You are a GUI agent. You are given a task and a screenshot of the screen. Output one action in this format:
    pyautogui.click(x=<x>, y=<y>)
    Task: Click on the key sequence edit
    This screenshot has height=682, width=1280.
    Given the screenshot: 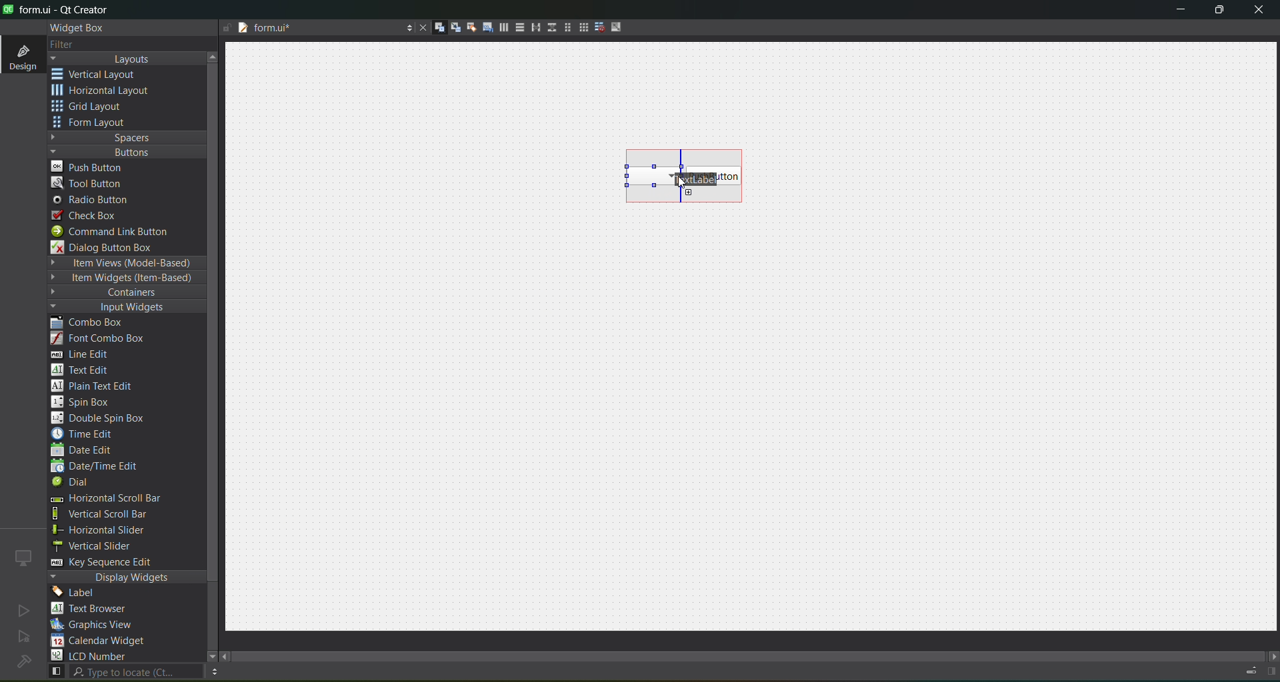 What is the action you would take?
    pyautogui.click(x=111, y=563)
    